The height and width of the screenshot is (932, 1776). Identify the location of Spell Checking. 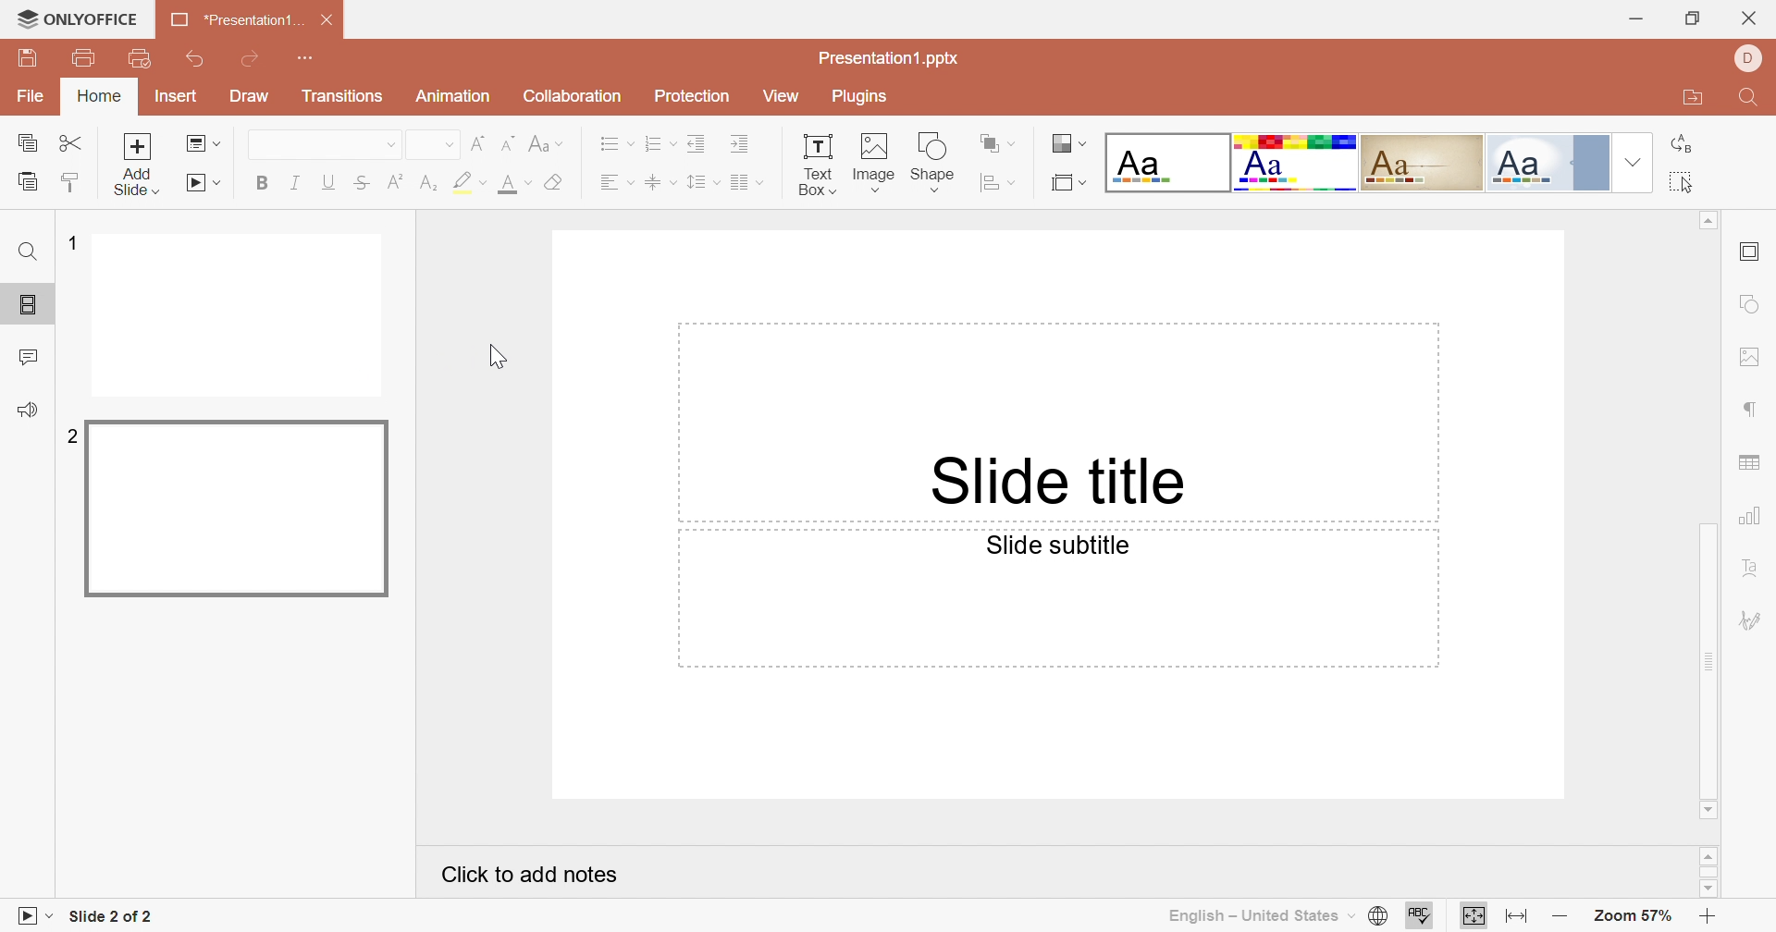
(1424, 914).